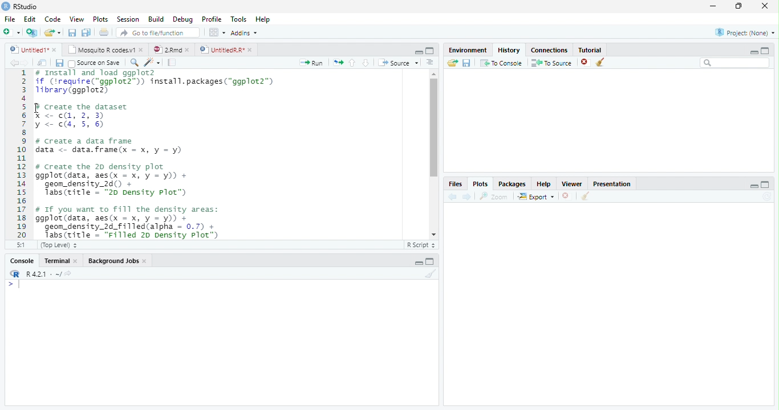 The width and height of the screenshot is (779, 410). Describe the element at coordinates (480, 183) in the screenshot. I see `Plots` at that location.